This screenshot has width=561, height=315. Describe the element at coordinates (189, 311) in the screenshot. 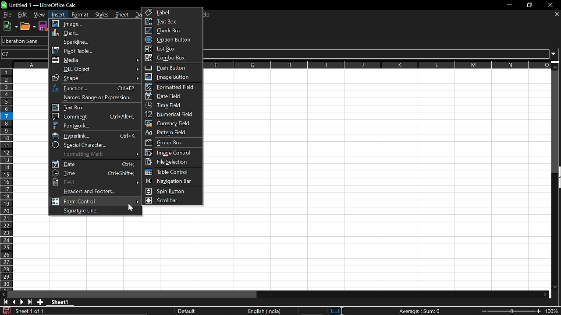

I see `Default` at that location.